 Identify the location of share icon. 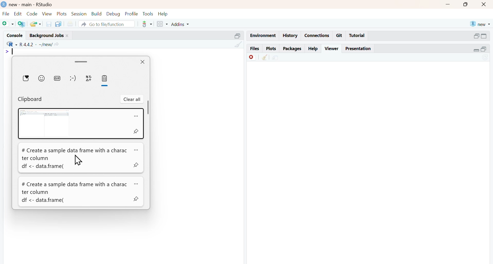
(56, 45).